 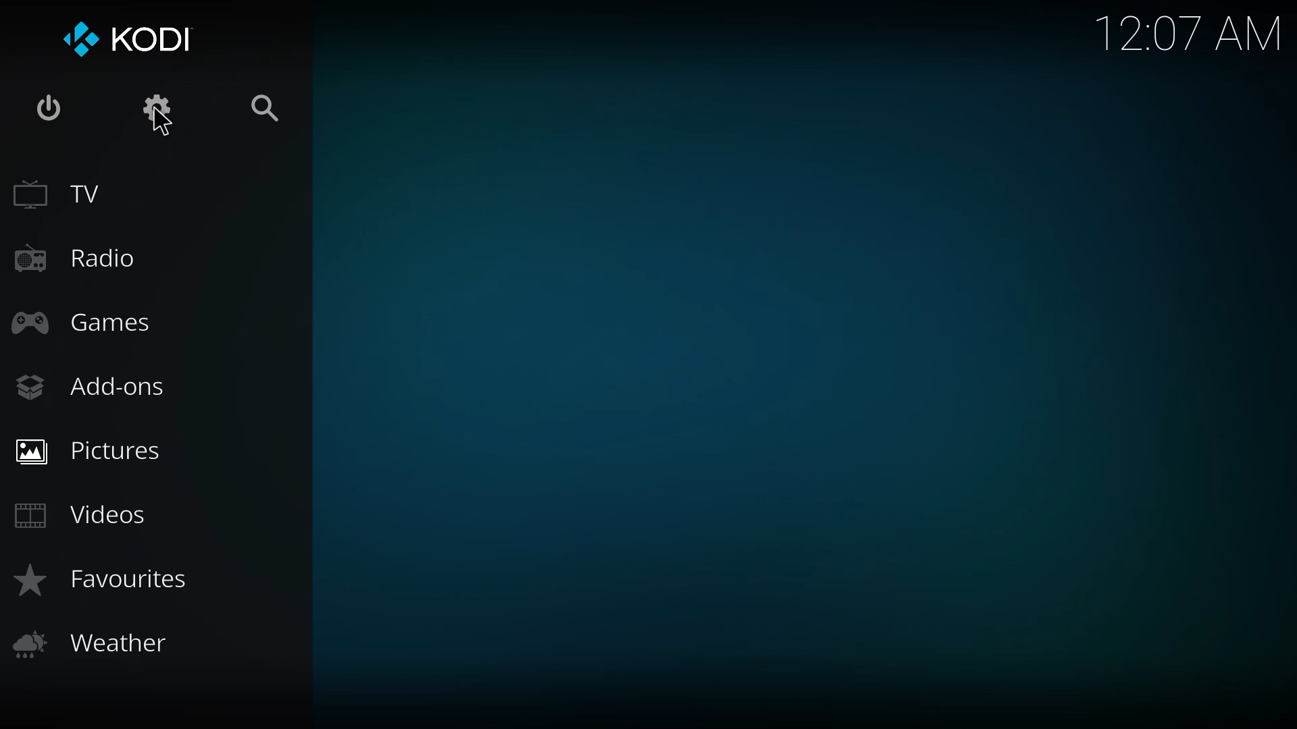 What do you see at coordinates (111, 580) in the screenshot?
I see `favorites` at bounding box center [111, 580].